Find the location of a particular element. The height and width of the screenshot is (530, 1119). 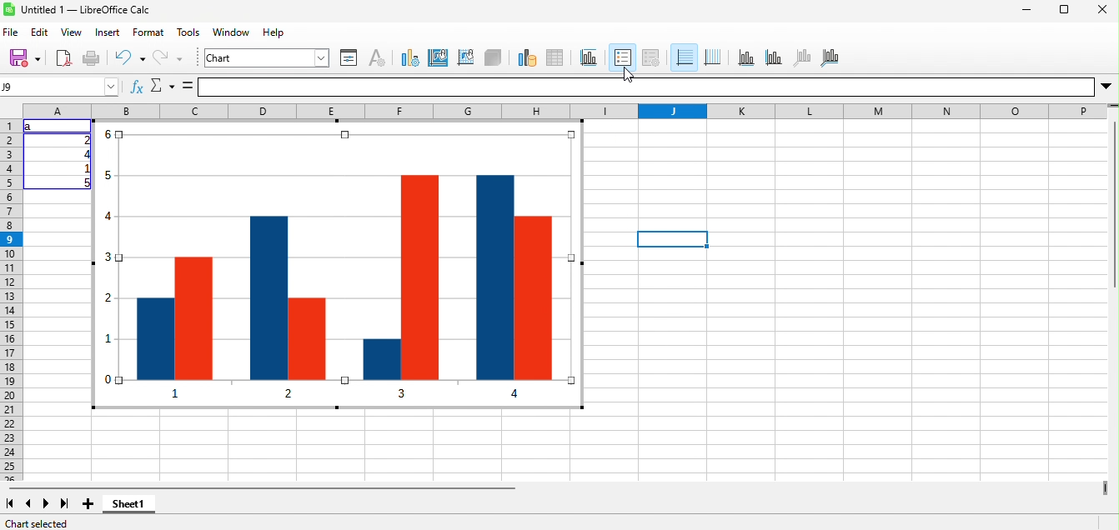

redo is located at coordinates (170, 59).